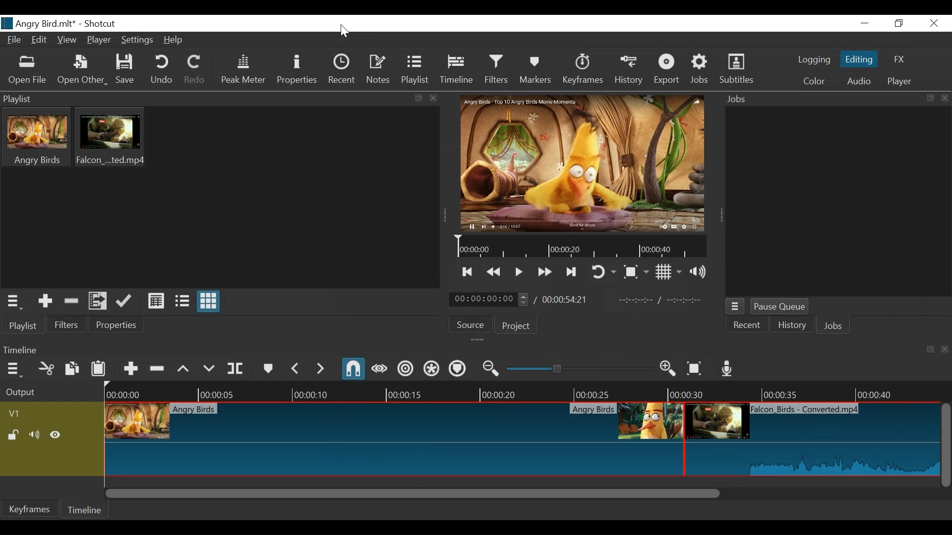  I want to click on Jobs Panel, so click(837, 100).